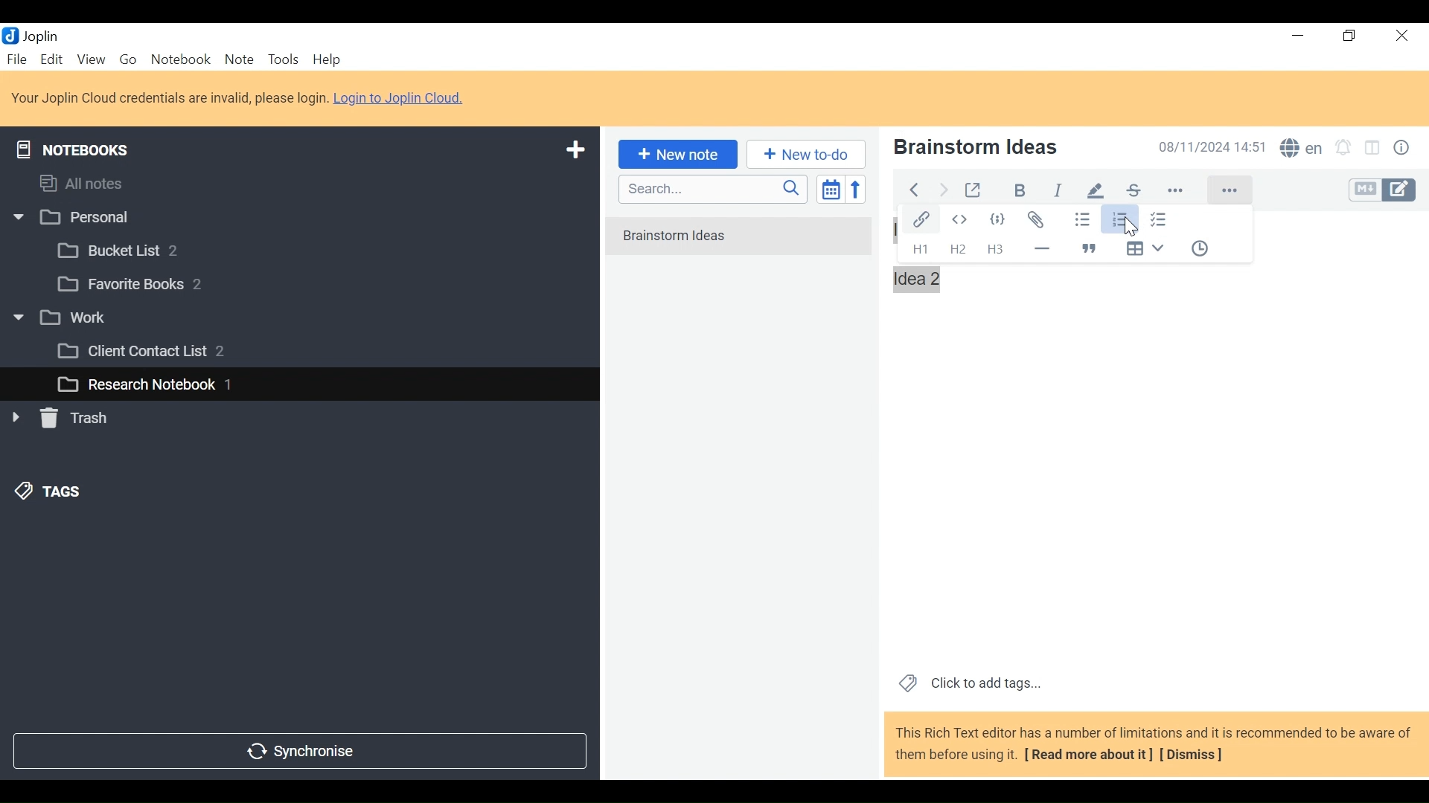 The height and width of the screenshot is (803, 1429). I want to click on Help, so click(329, 60).